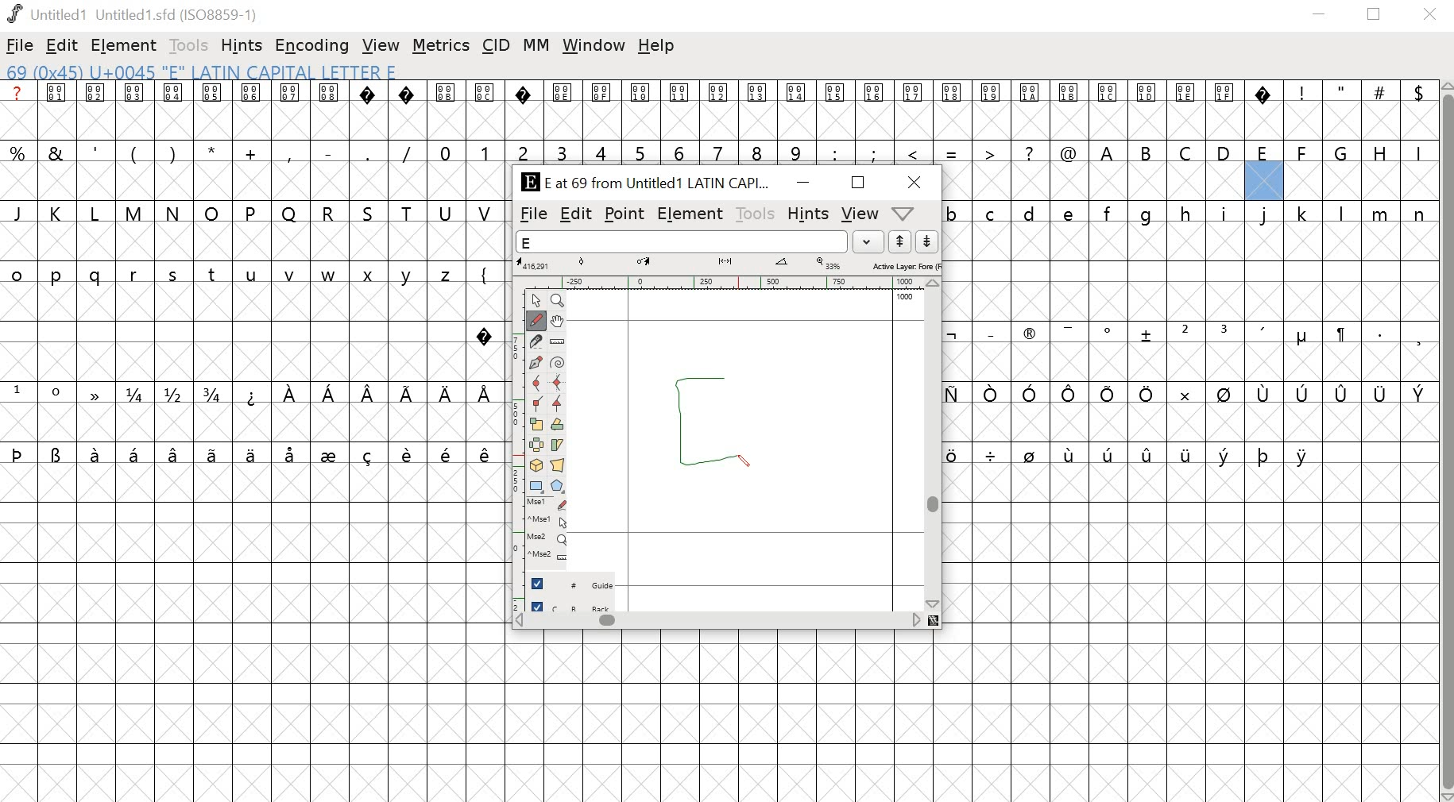 This screenshot has height=802, width=1454. I want to click on tools, so click(753, 213).